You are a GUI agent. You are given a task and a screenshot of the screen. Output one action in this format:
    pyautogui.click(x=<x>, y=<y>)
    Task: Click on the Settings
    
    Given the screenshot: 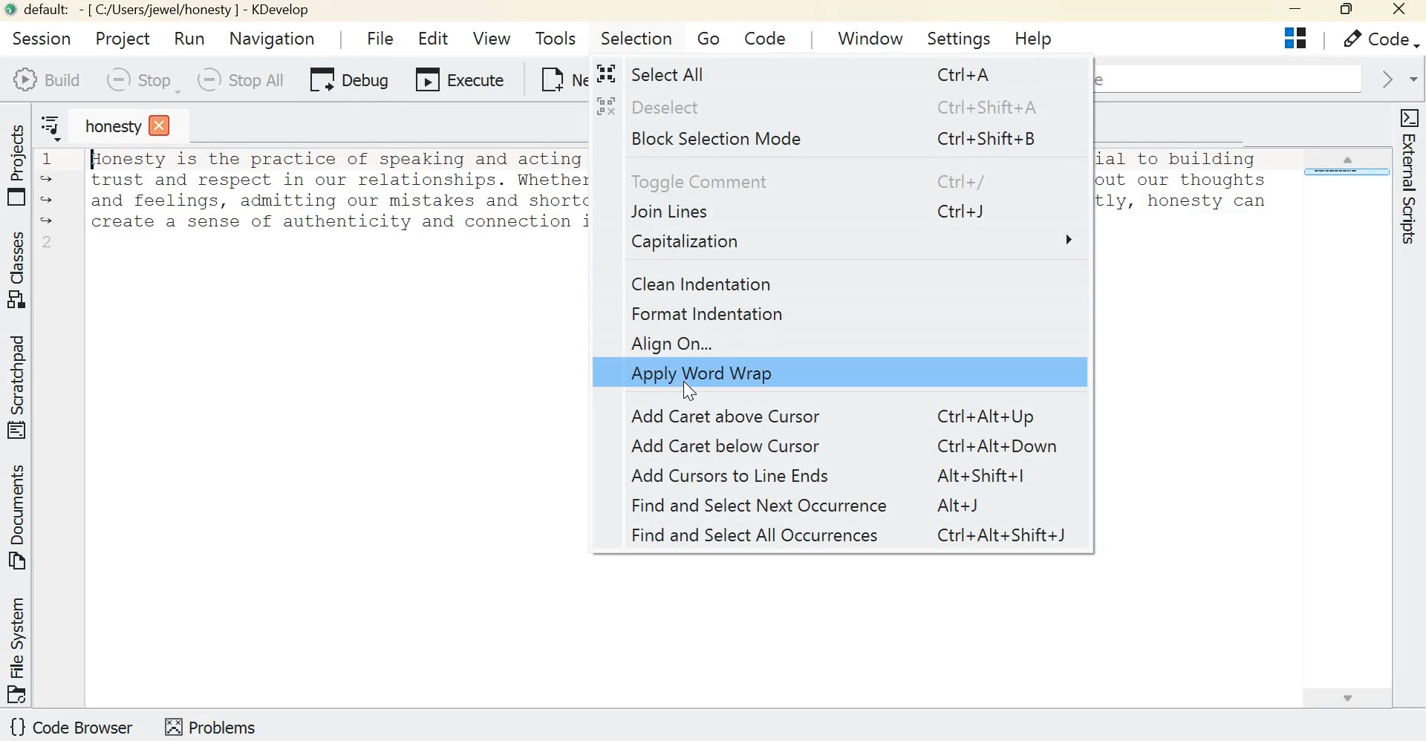 What is the action you would take?
    pyautogui.click(x=960, y=37)
    